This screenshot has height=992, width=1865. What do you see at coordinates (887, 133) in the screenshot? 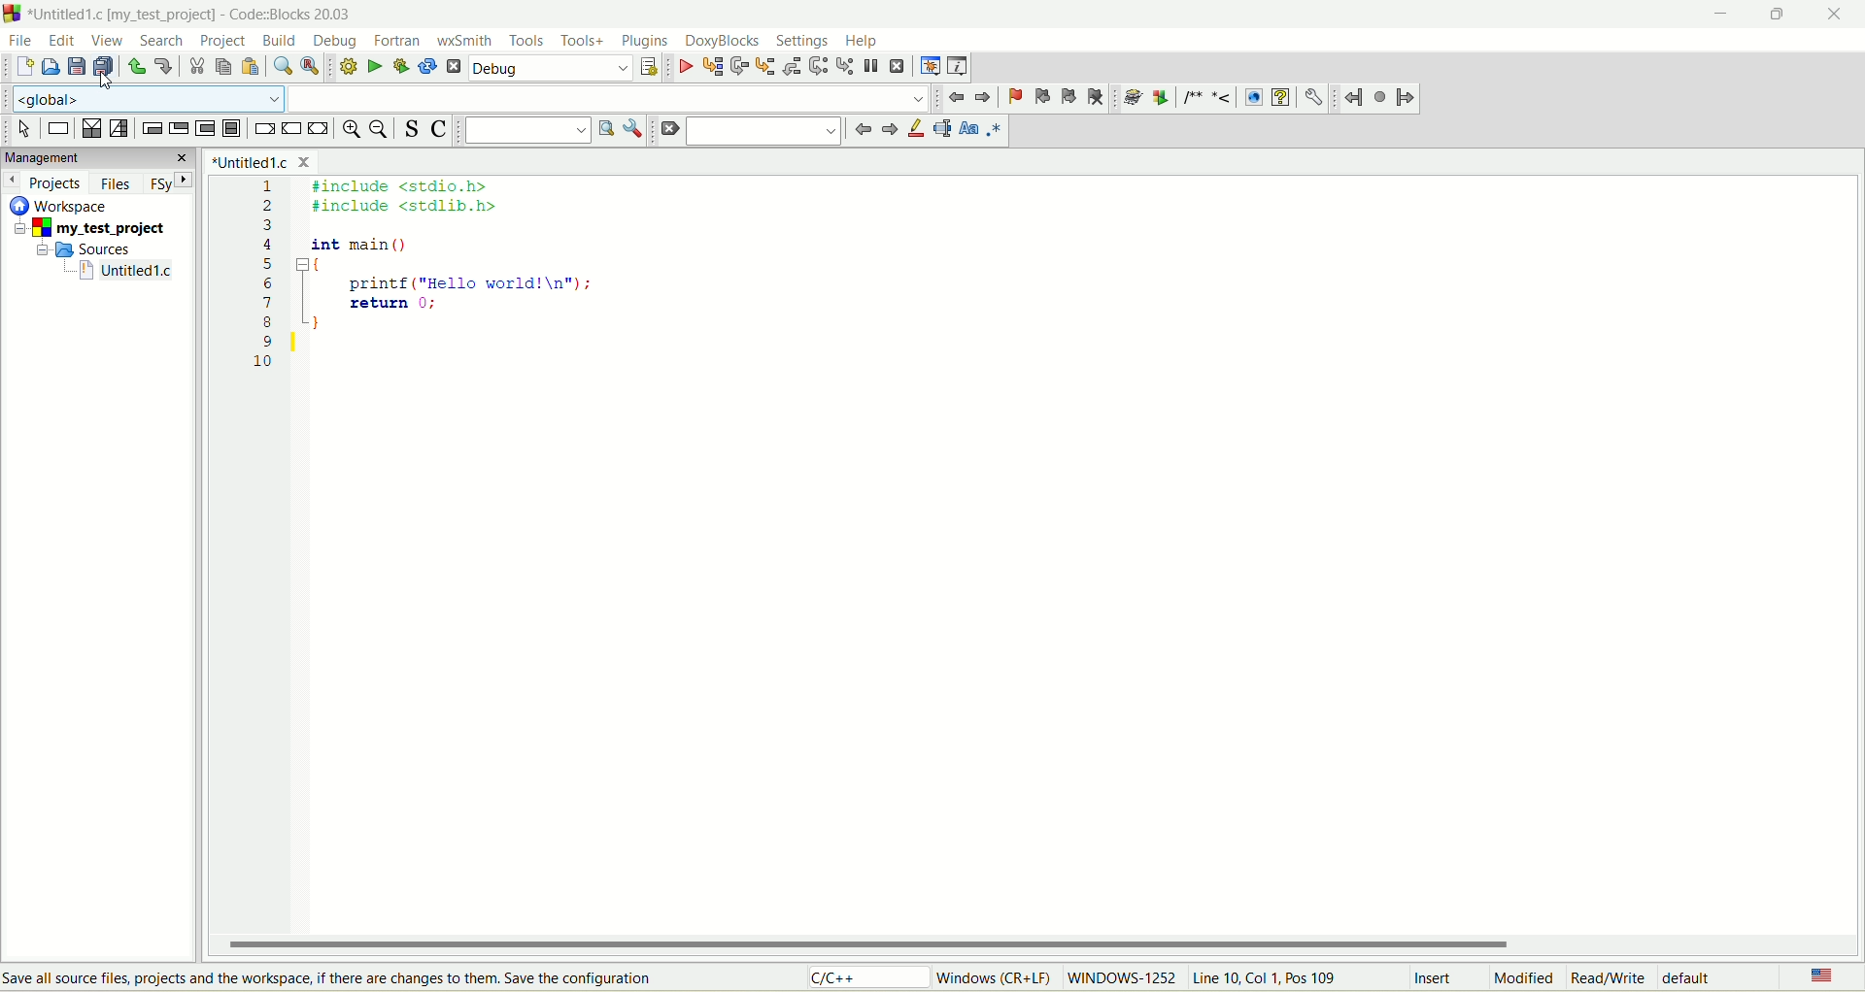
I see `go back` at bounding box center [887, 133].